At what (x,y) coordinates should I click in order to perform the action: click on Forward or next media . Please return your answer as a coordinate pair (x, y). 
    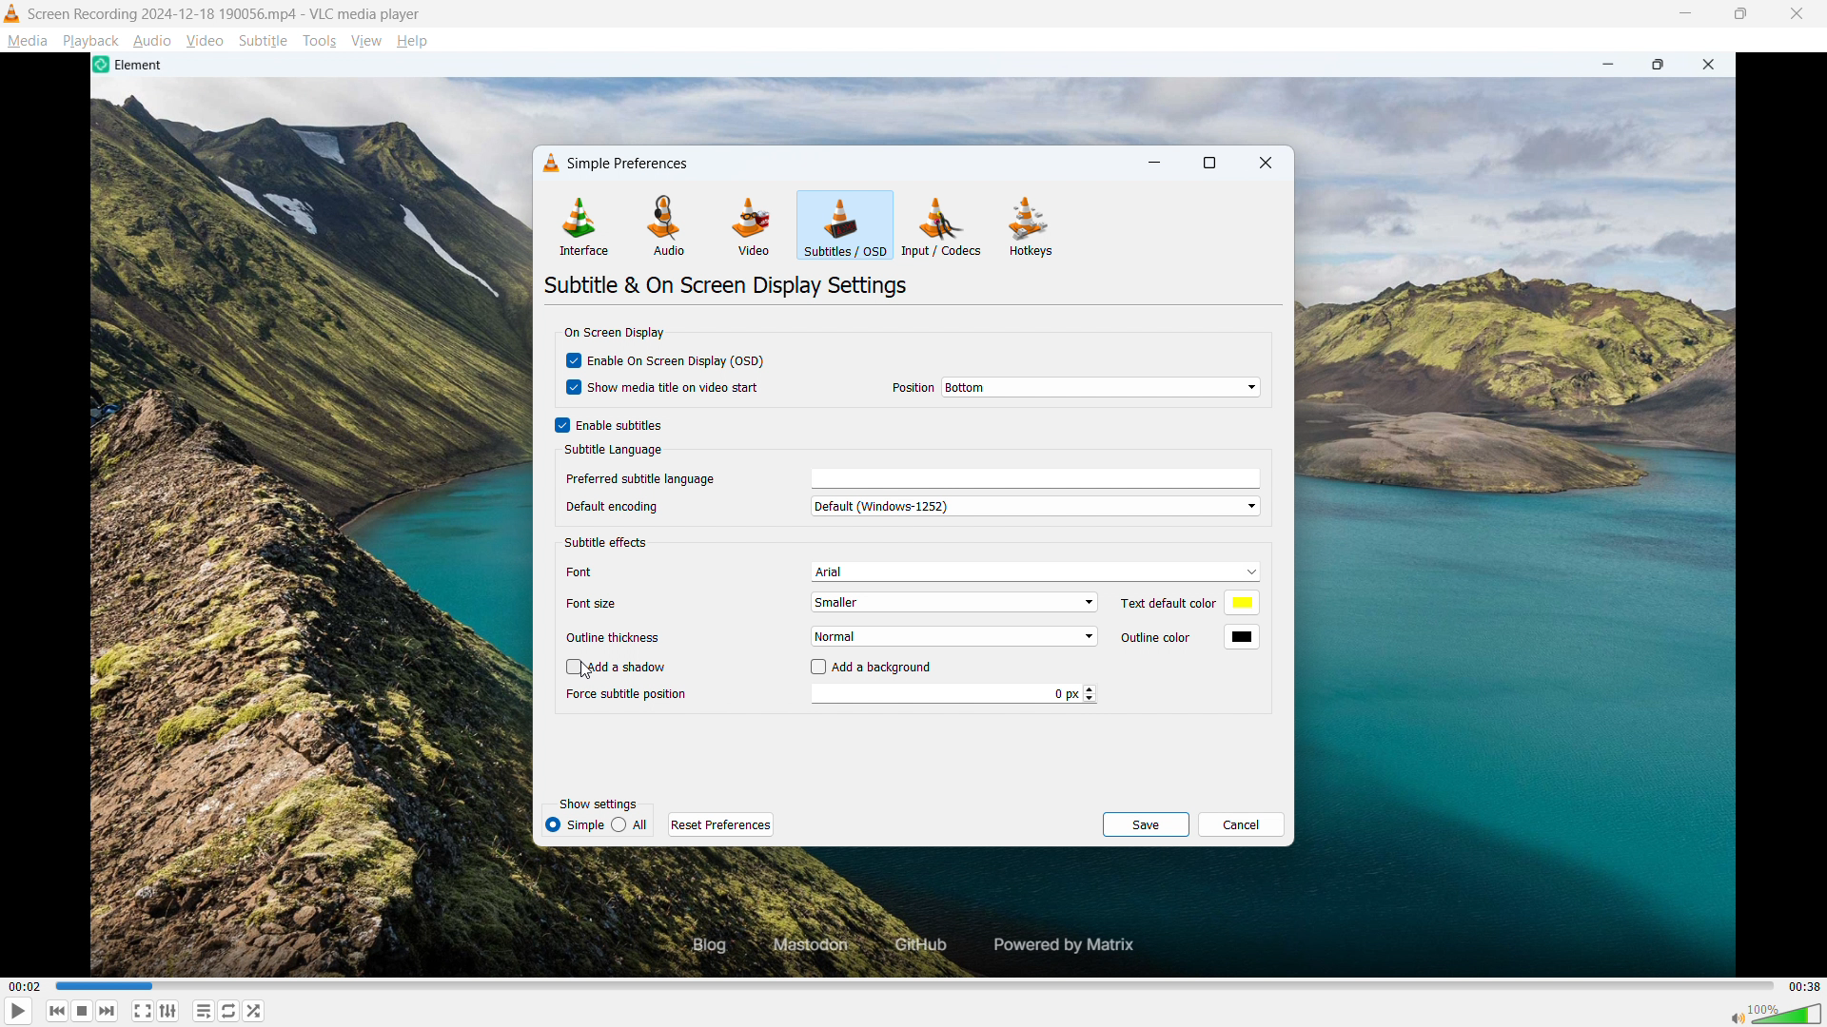
    Looking at the image, I should click on (108, 1012).